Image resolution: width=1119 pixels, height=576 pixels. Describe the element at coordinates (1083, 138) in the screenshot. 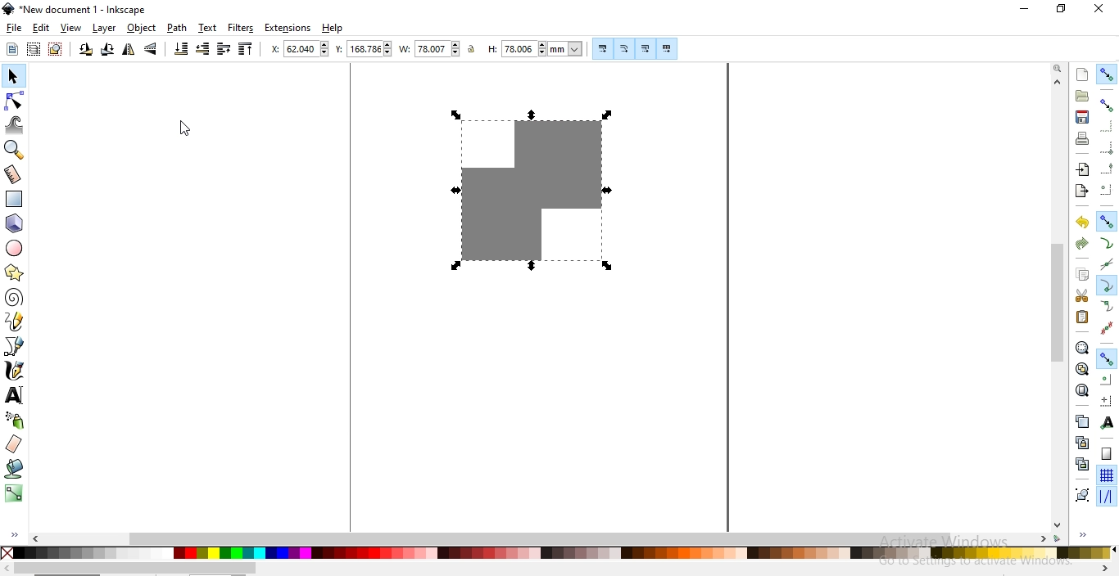

I see `print document` at that location.